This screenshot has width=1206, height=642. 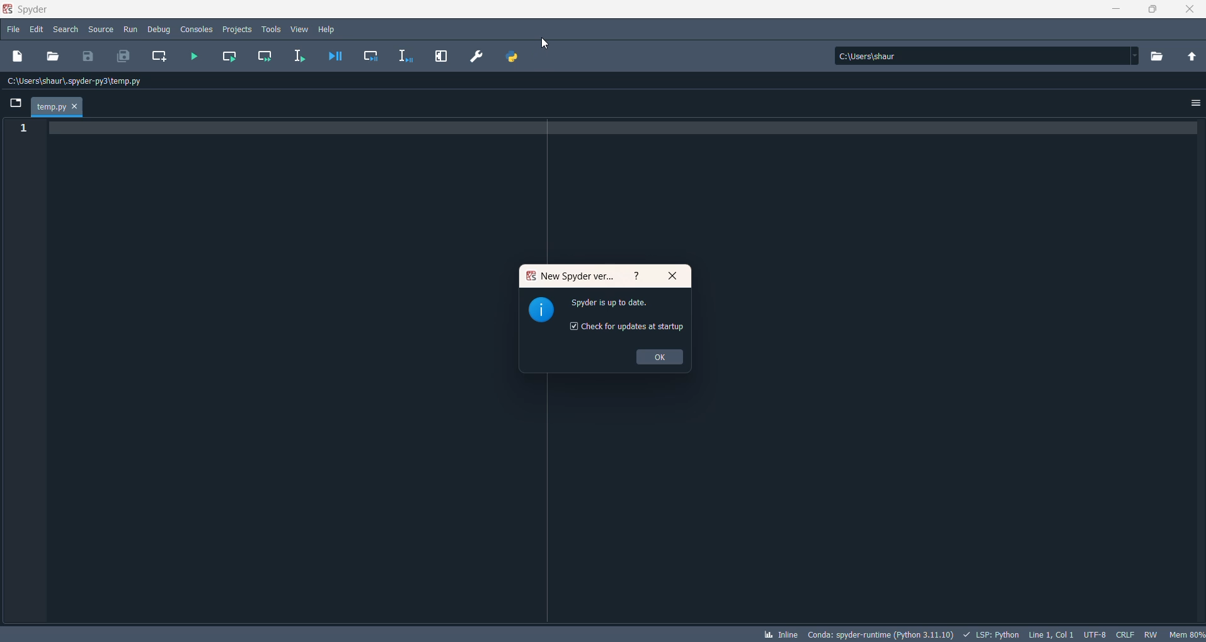 What do you see at coordinates (159, 30) in the screenshot?
I see `debug` at bounding box center [159, 30].